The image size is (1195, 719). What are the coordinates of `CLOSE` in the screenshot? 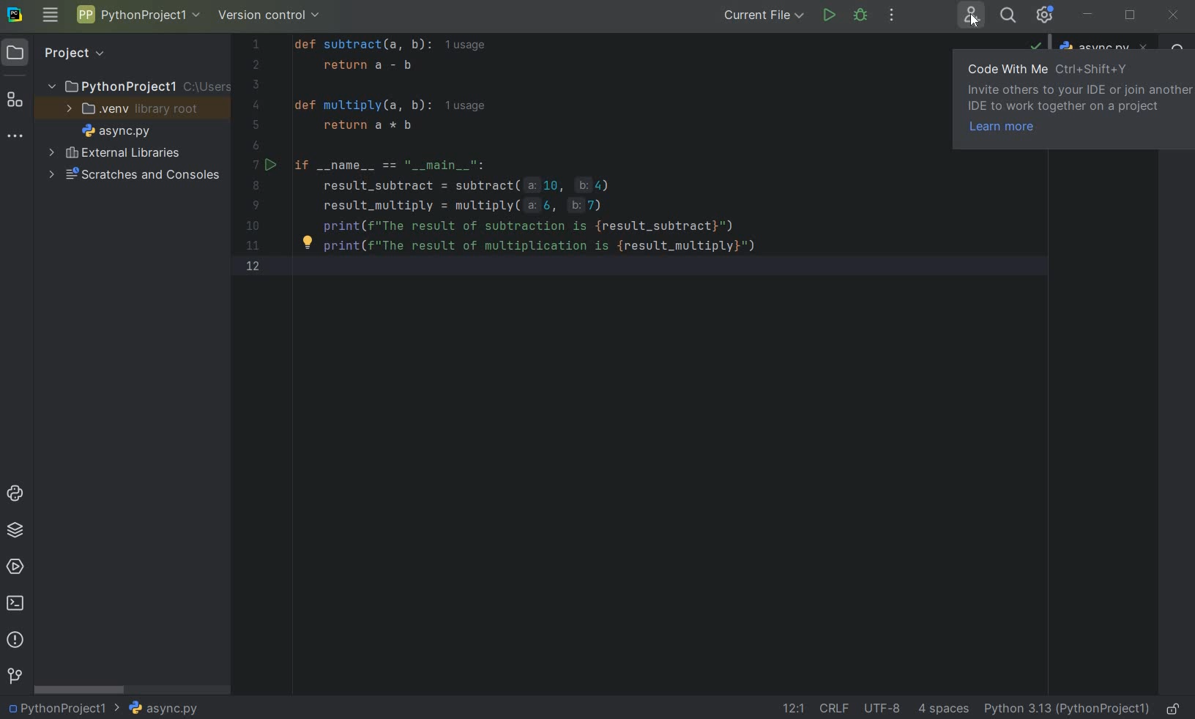 It's located at (1172, 16).